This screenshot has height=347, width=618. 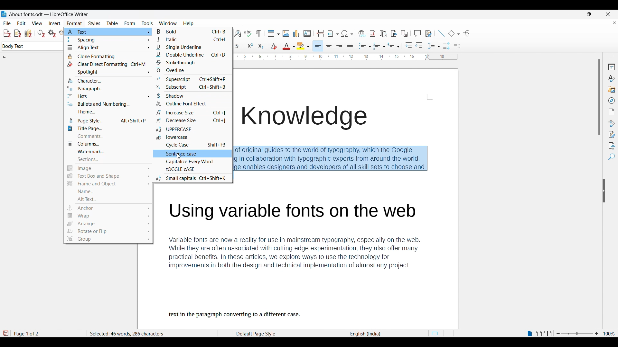 I want to click on theme, so click(x=106, y=112).